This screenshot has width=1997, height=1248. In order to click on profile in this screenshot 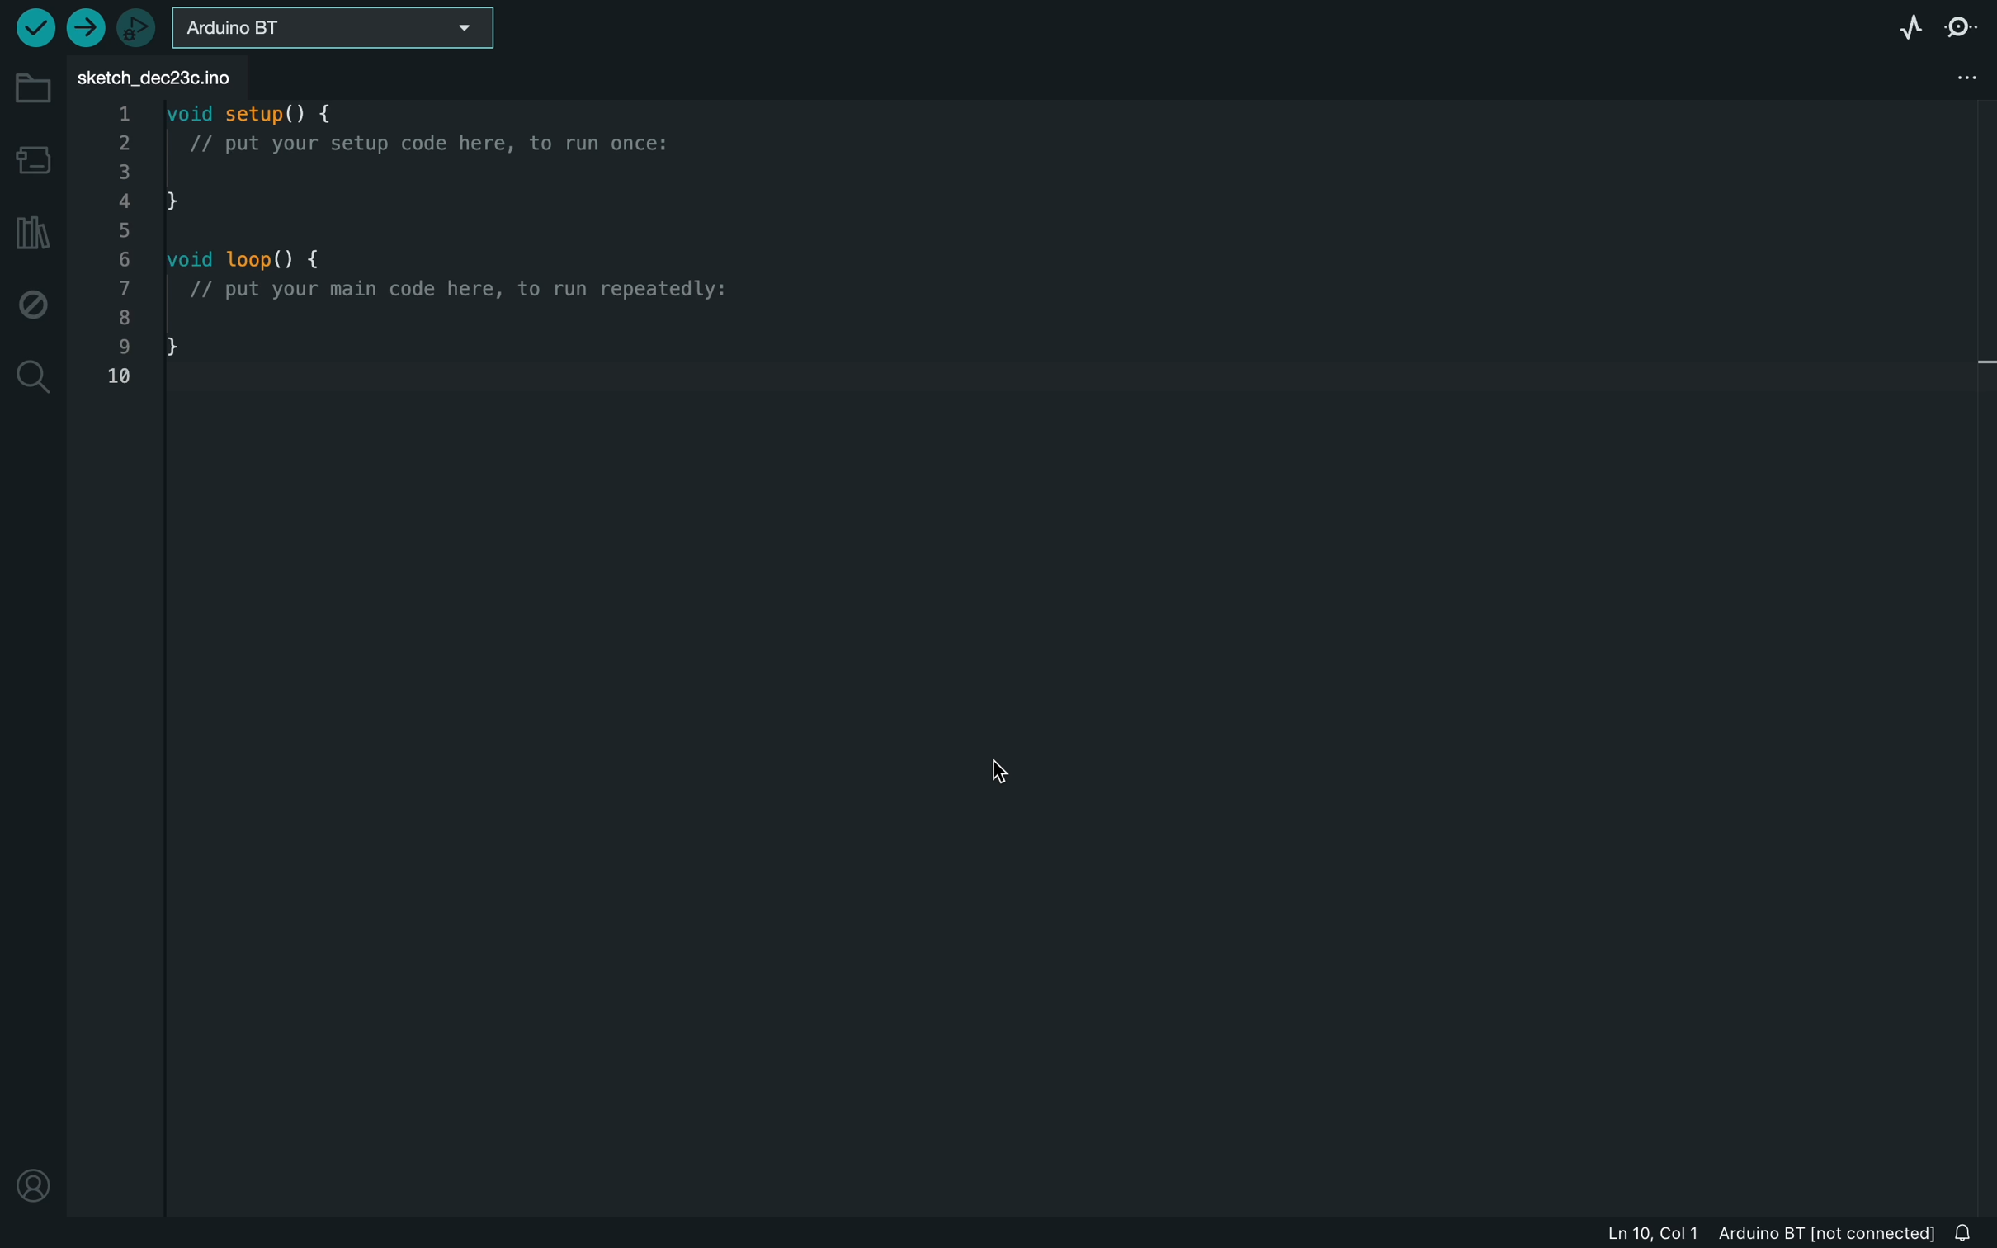, I will do `click(31, 1180)`.